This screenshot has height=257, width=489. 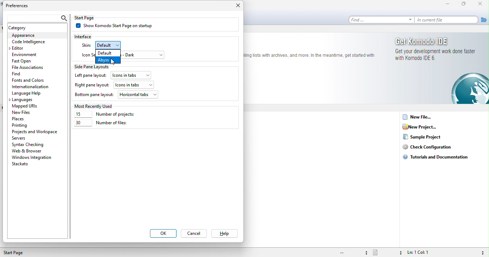 I want to click on cancel, so click(x=195, y=234).